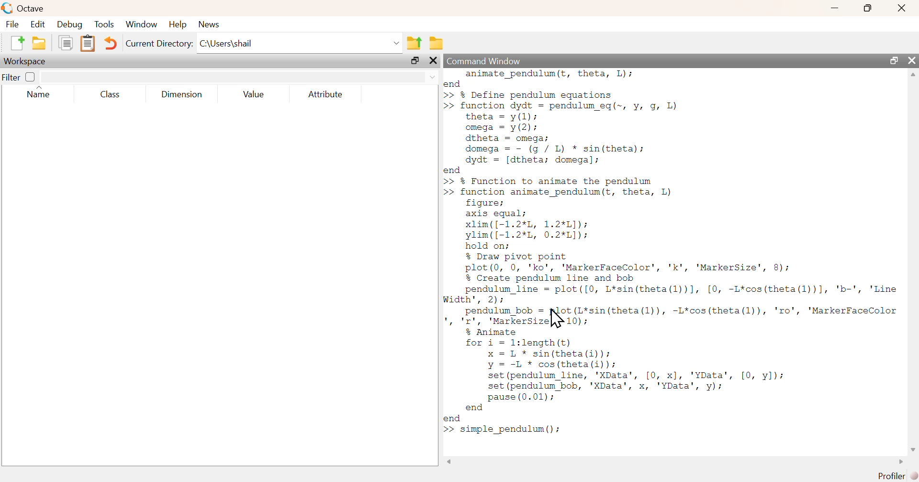 This screenshot has width=919, height=482. What do you see at coordinates (912, 75) in the screenshot?
I see `Scroll up` at bounding box center [912, 75].